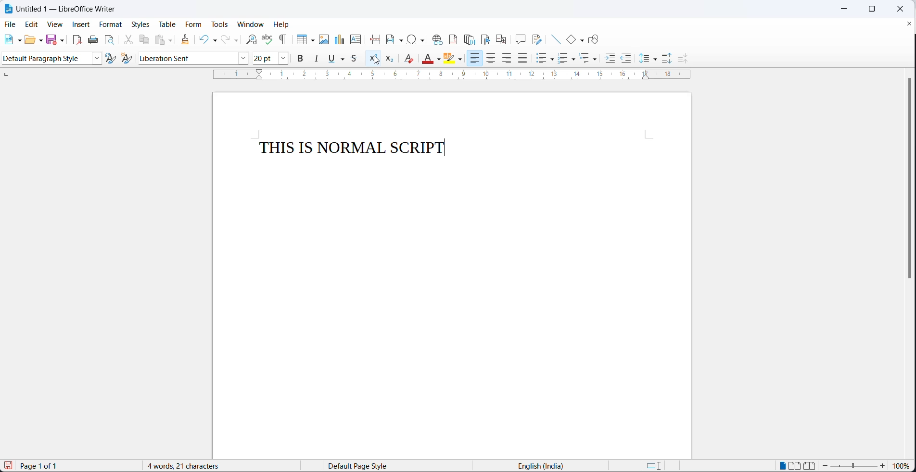  Describe the element at coordinates (436, 38) in the screenshot. I see `insert hyperlink` at that location.